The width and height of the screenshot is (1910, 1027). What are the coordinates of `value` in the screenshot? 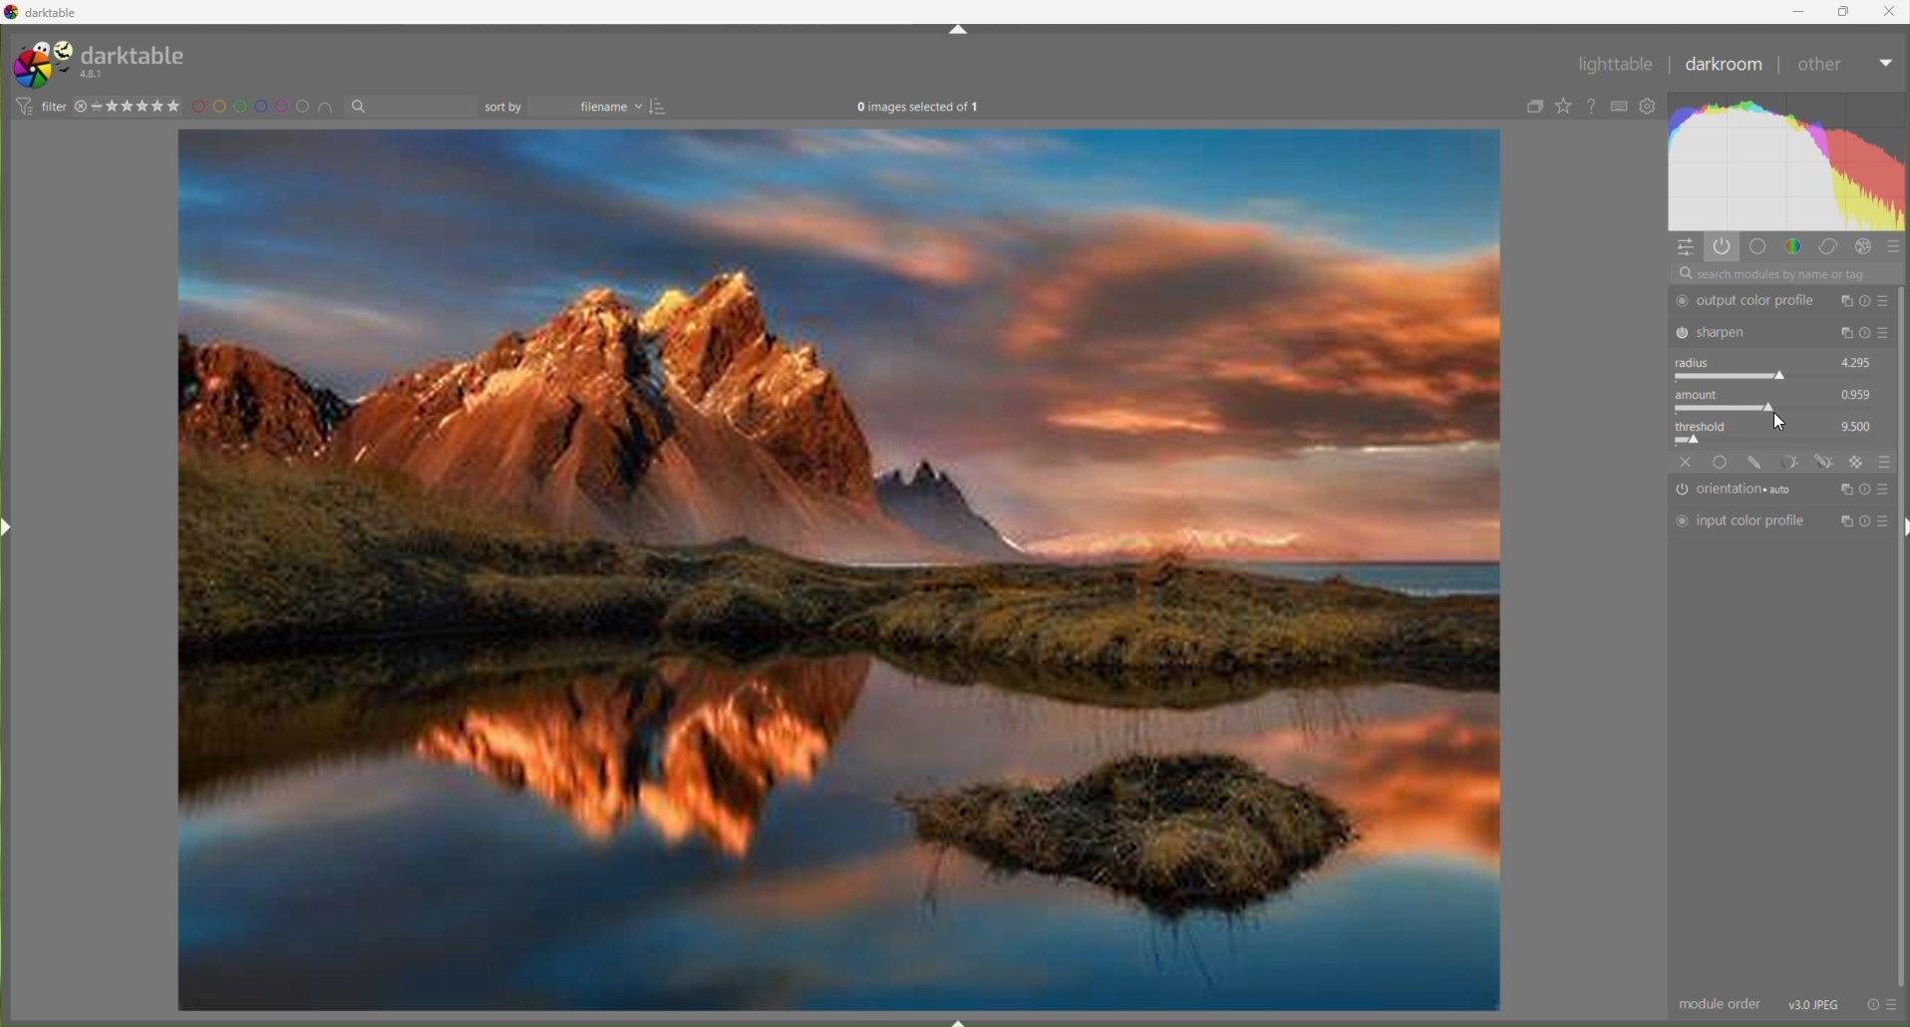 It's located at (1858, 424).